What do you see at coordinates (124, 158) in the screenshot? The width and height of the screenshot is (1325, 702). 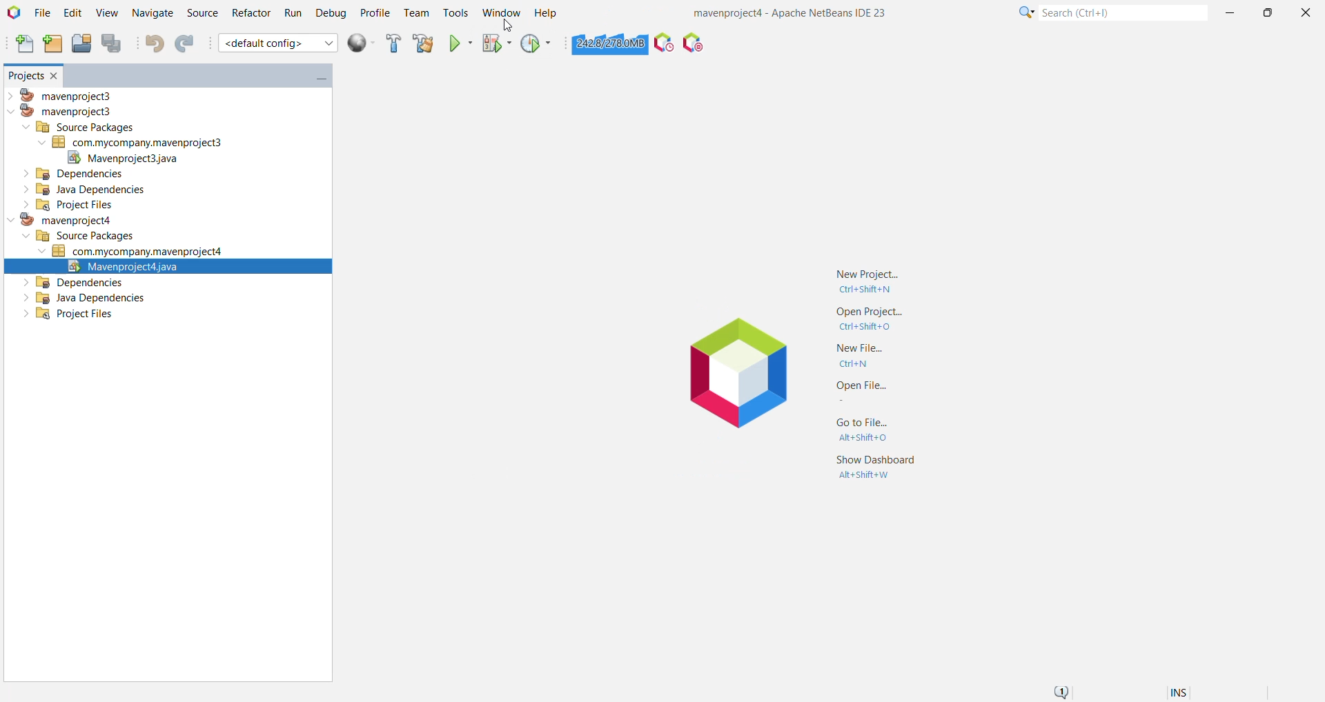 I see `Mavenproject.java` at bounding box center [124, 158].